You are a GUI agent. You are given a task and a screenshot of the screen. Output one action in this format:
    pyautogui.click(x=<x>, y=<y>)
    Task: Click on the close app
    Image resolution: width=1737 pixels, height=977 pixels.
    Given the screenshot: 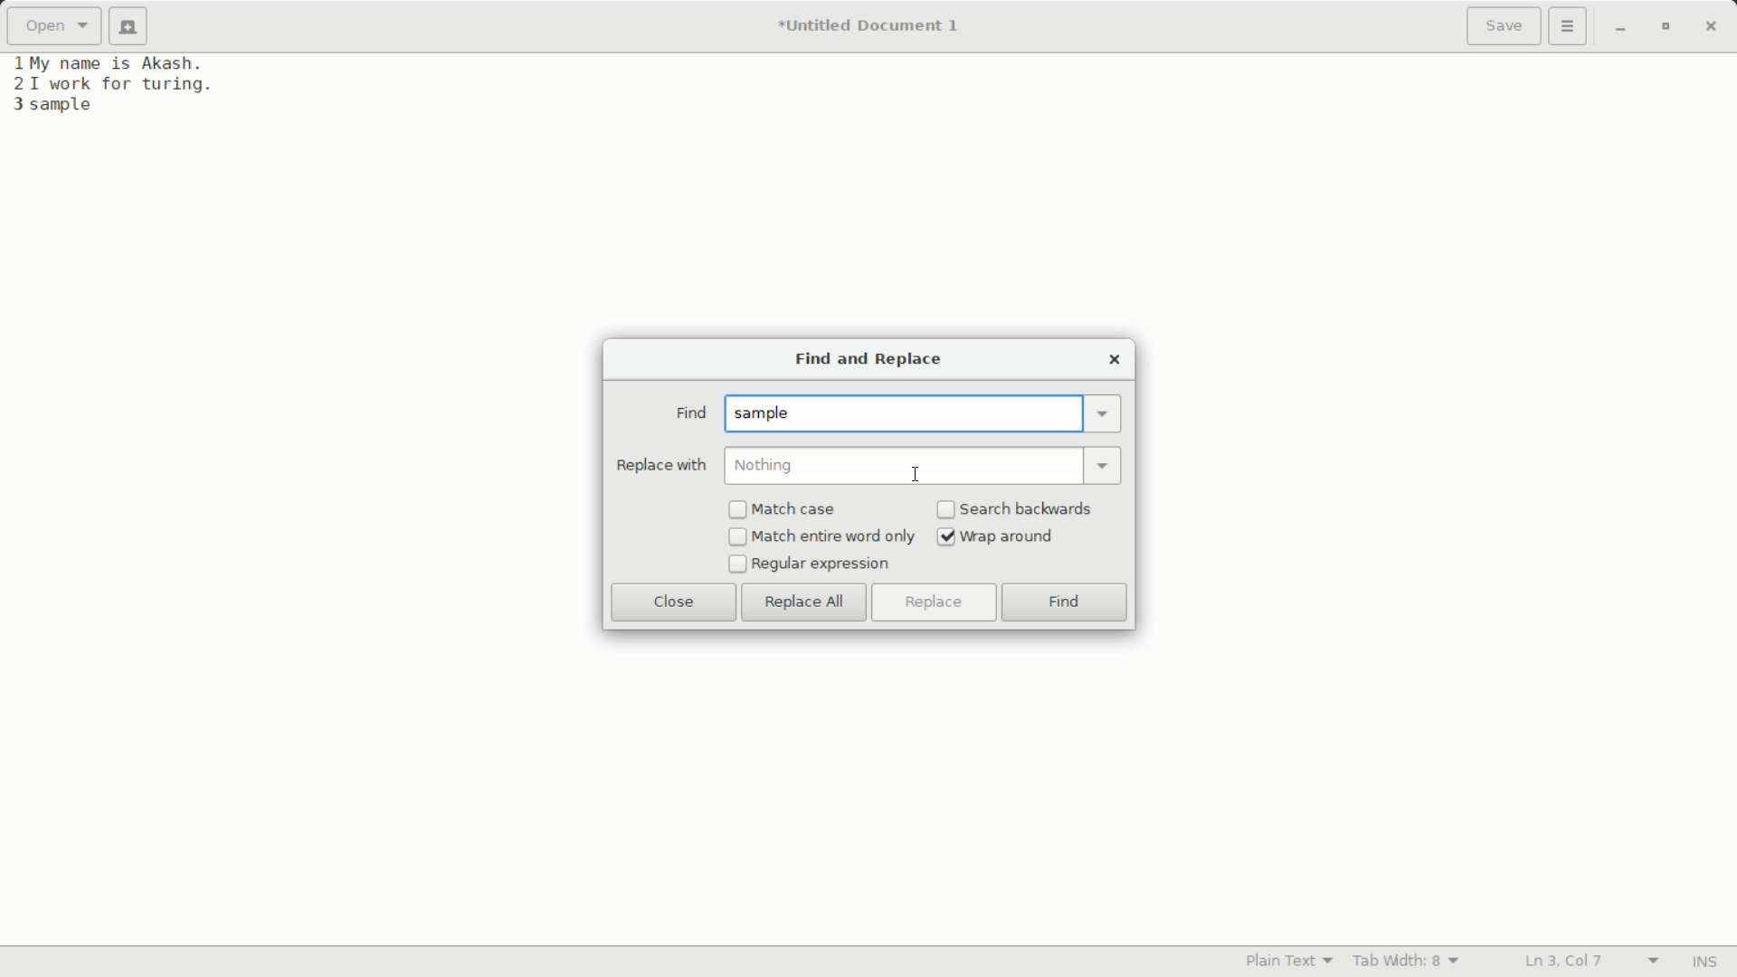 What is the action you would take?
    pyautogui.click(x=1711, y=26)
    